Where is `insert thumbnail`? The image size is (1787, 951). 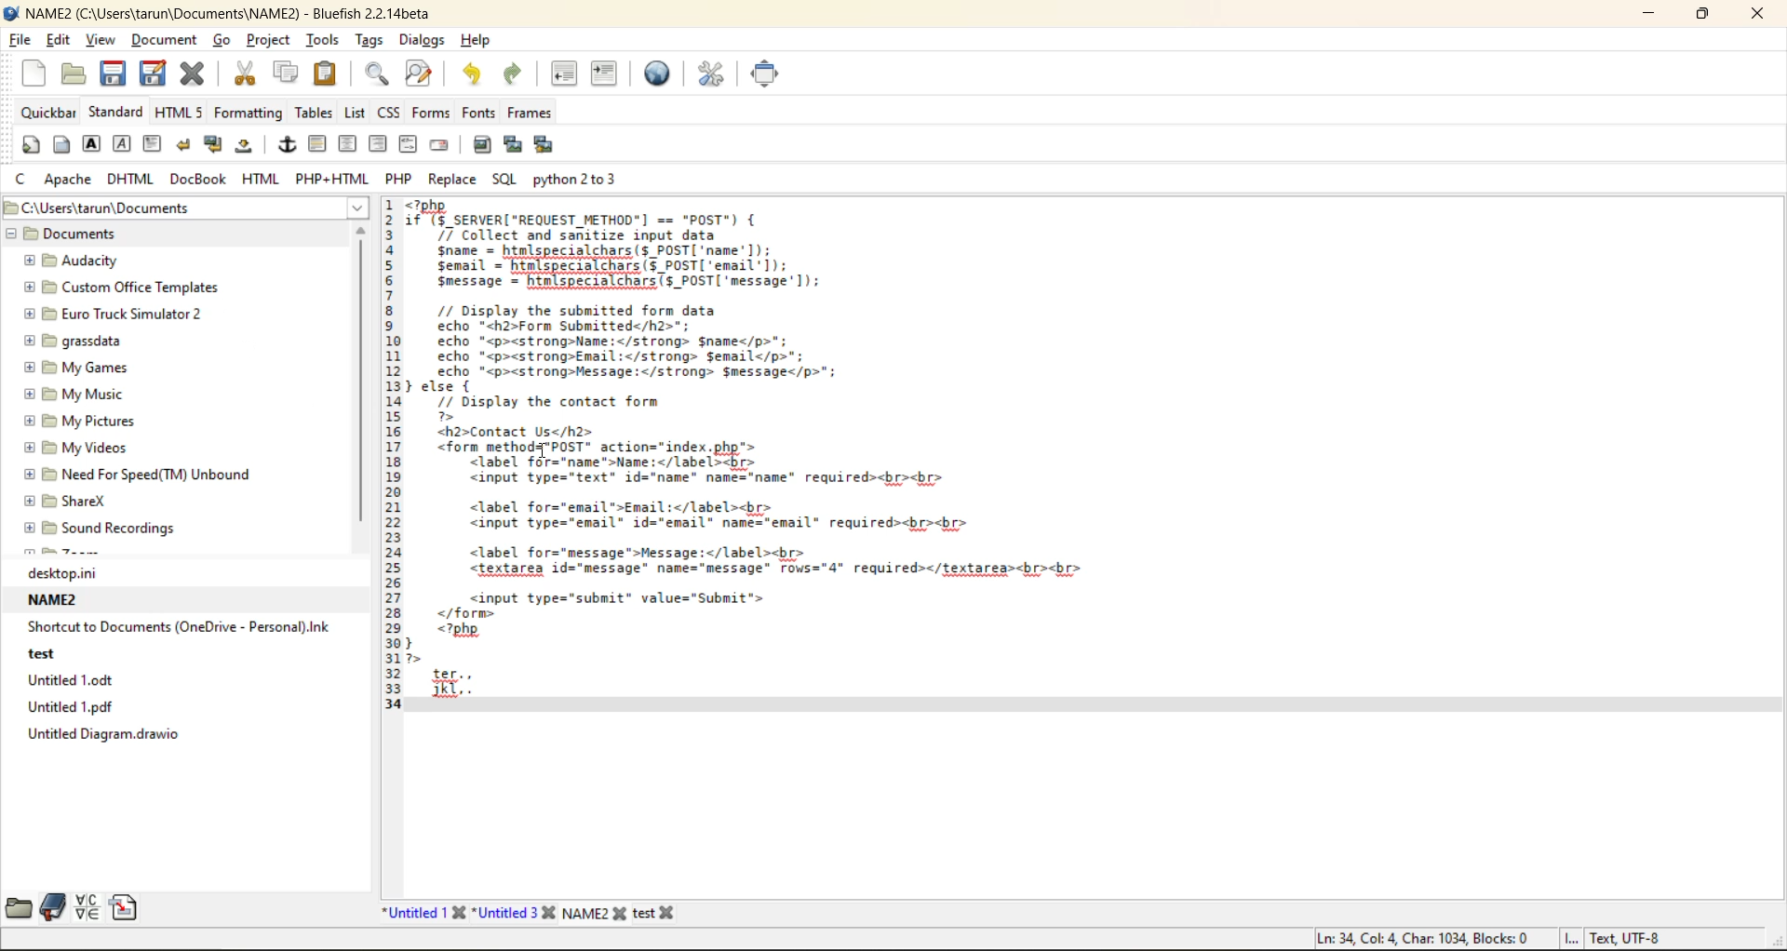
insert thumbnail is located at coordinates (512, 144).